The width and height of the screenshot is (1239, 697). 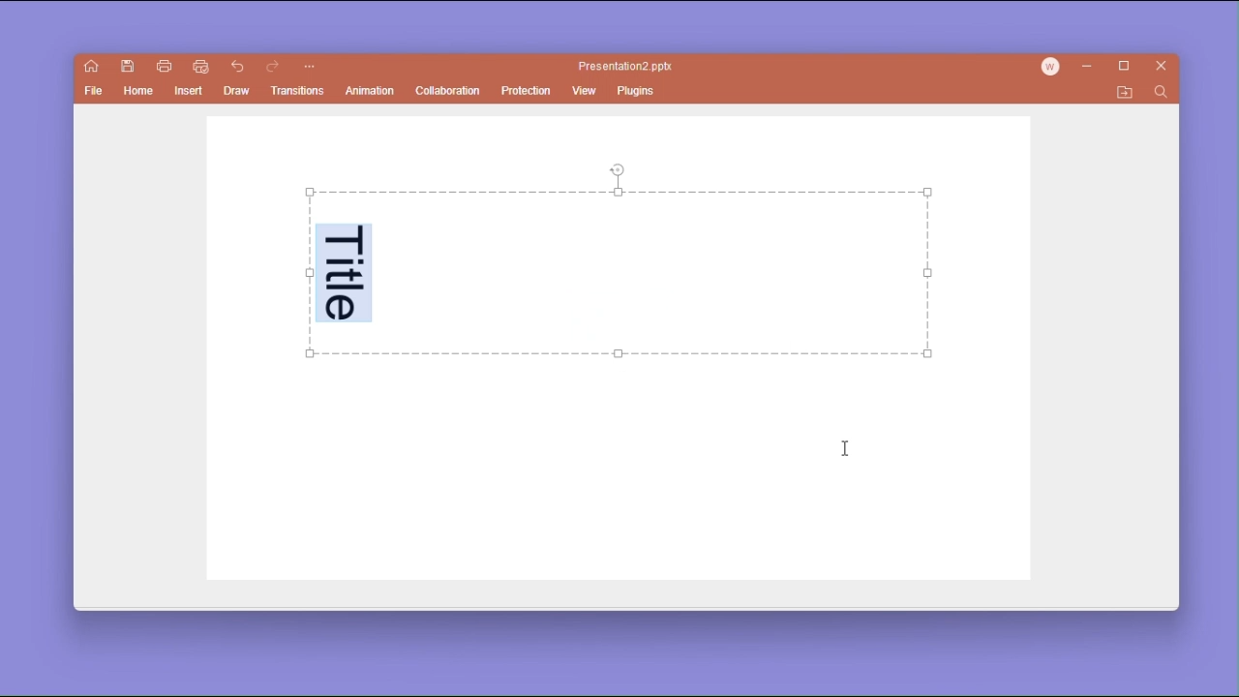 What do you see at coordinates (309, 68) in the screenshot?
I see `customize quick access toolbar` at bounding box center [309, 68].